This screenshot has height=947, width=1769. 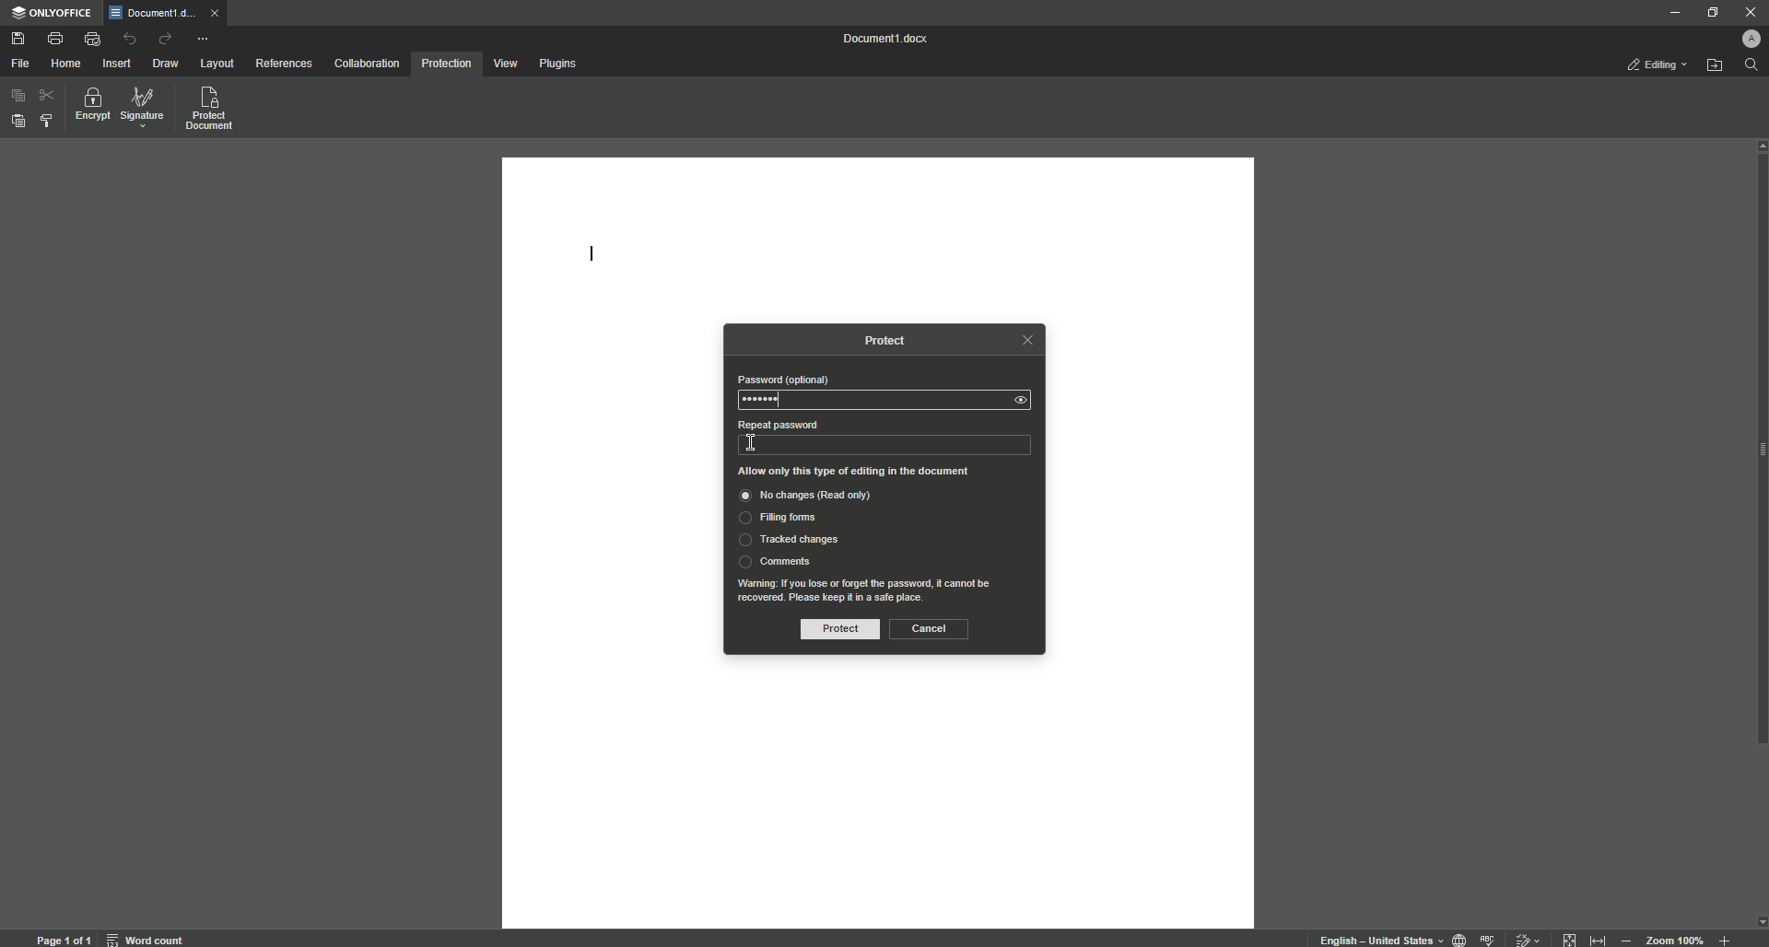 What do you see at coordinates (45, 123) in the screenshot?
I see `Select styles` at bounding box center [45, 123].